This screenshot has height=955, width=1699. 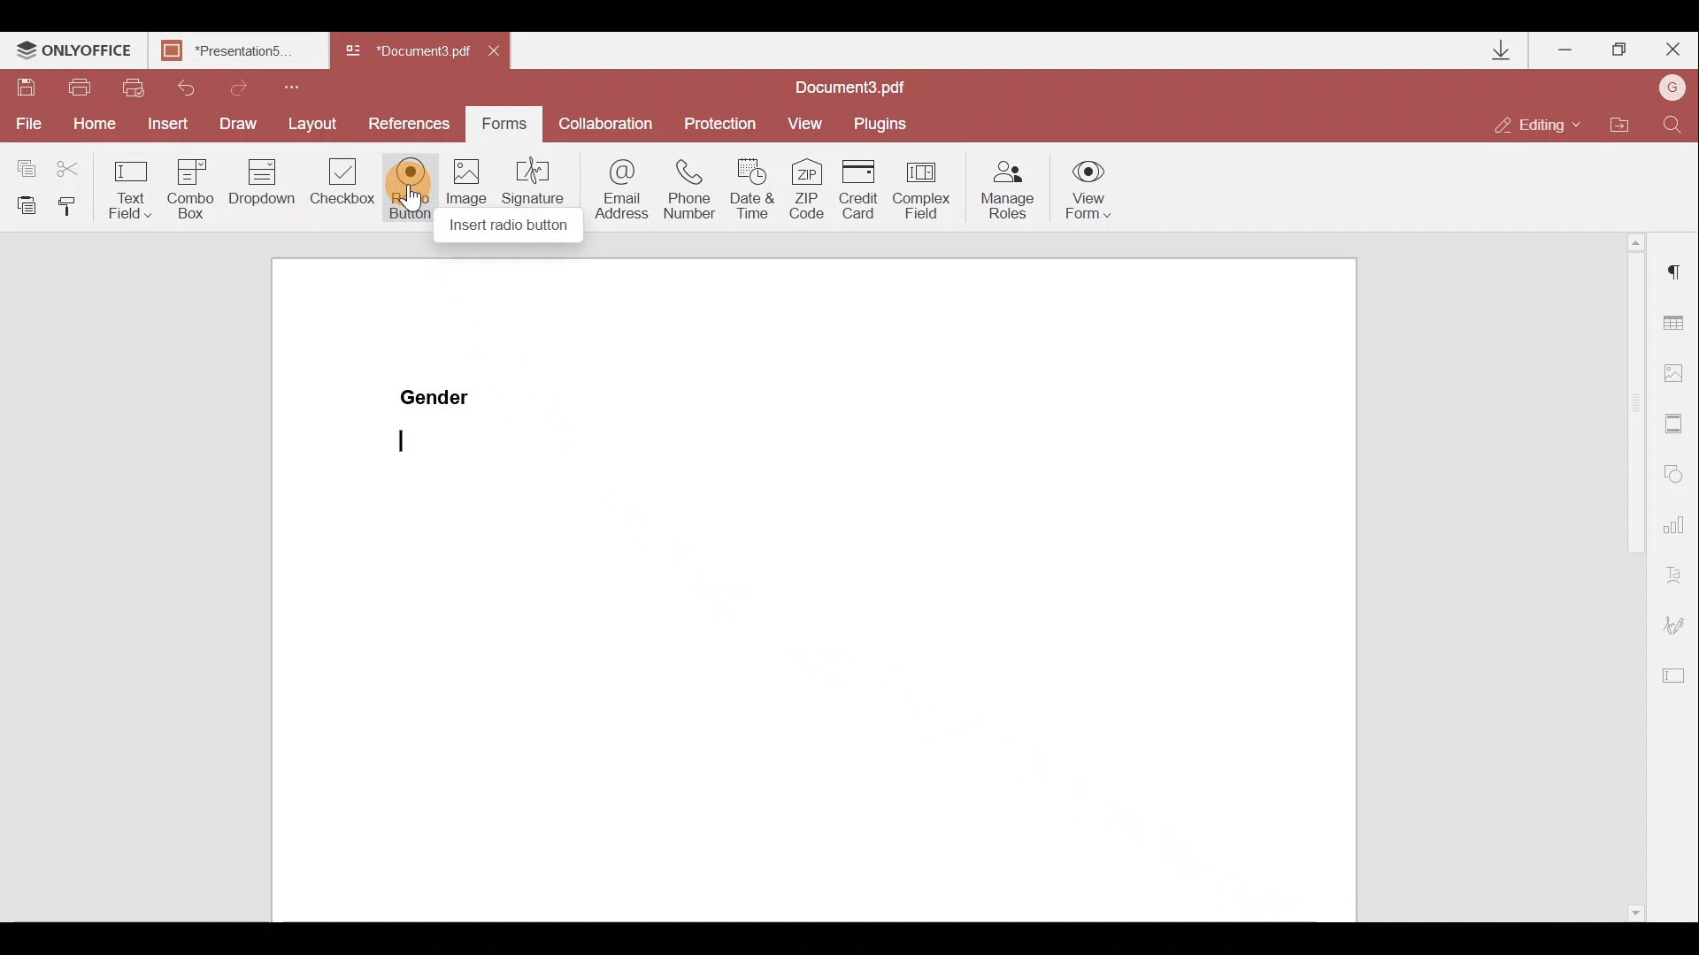 I want to click on Redo, so click(x=255, y=88).